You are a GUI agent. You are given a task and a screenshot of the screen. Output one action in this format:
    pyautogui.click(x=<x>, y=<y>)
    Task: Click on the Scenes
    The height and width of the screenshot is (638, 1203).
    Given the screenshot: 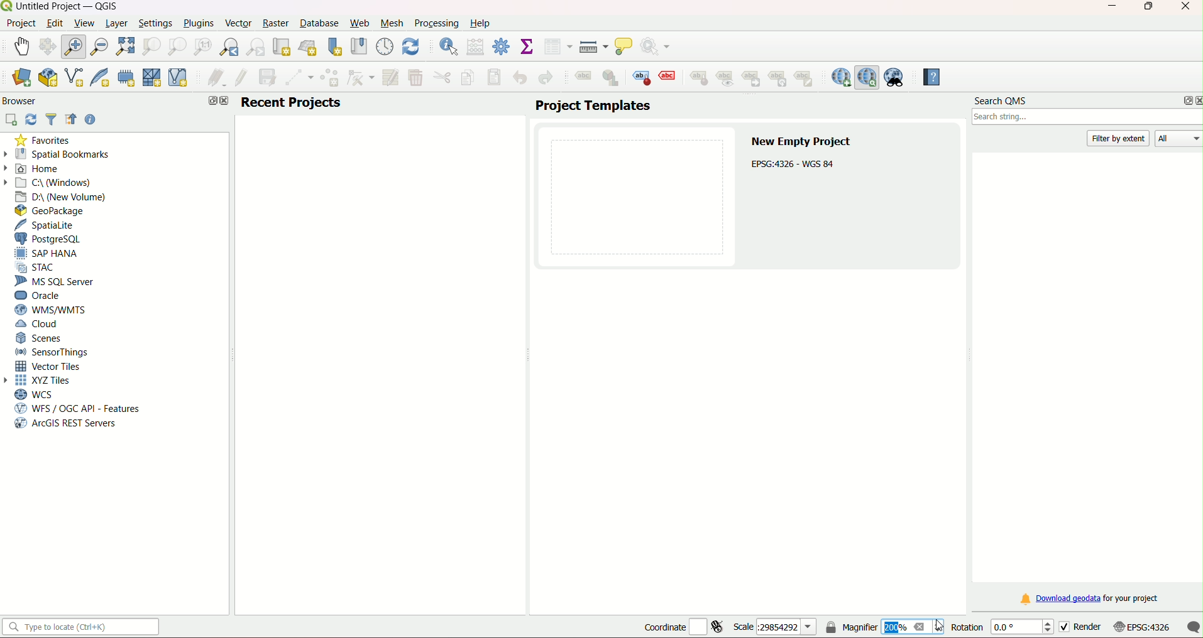 What is the action you would take?
    pyautogui.click(x=40, y=338)
    